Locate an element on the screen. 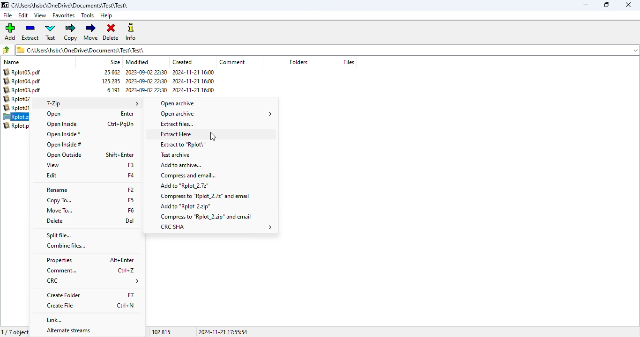 The height and width of the screenshot is (337, 640). Create folder is located at coordinates (64, 295).